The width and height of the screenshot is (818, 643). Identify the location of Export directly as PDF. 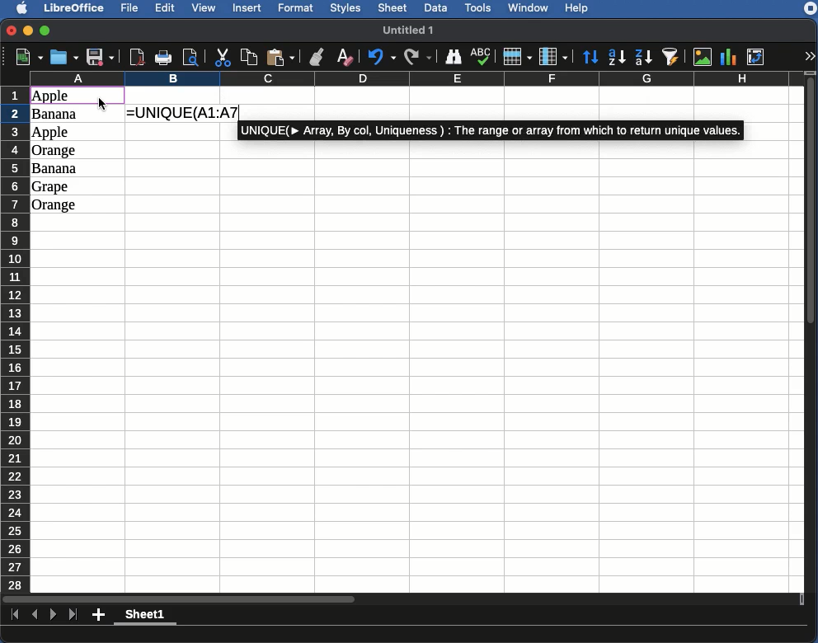
(138, 56).